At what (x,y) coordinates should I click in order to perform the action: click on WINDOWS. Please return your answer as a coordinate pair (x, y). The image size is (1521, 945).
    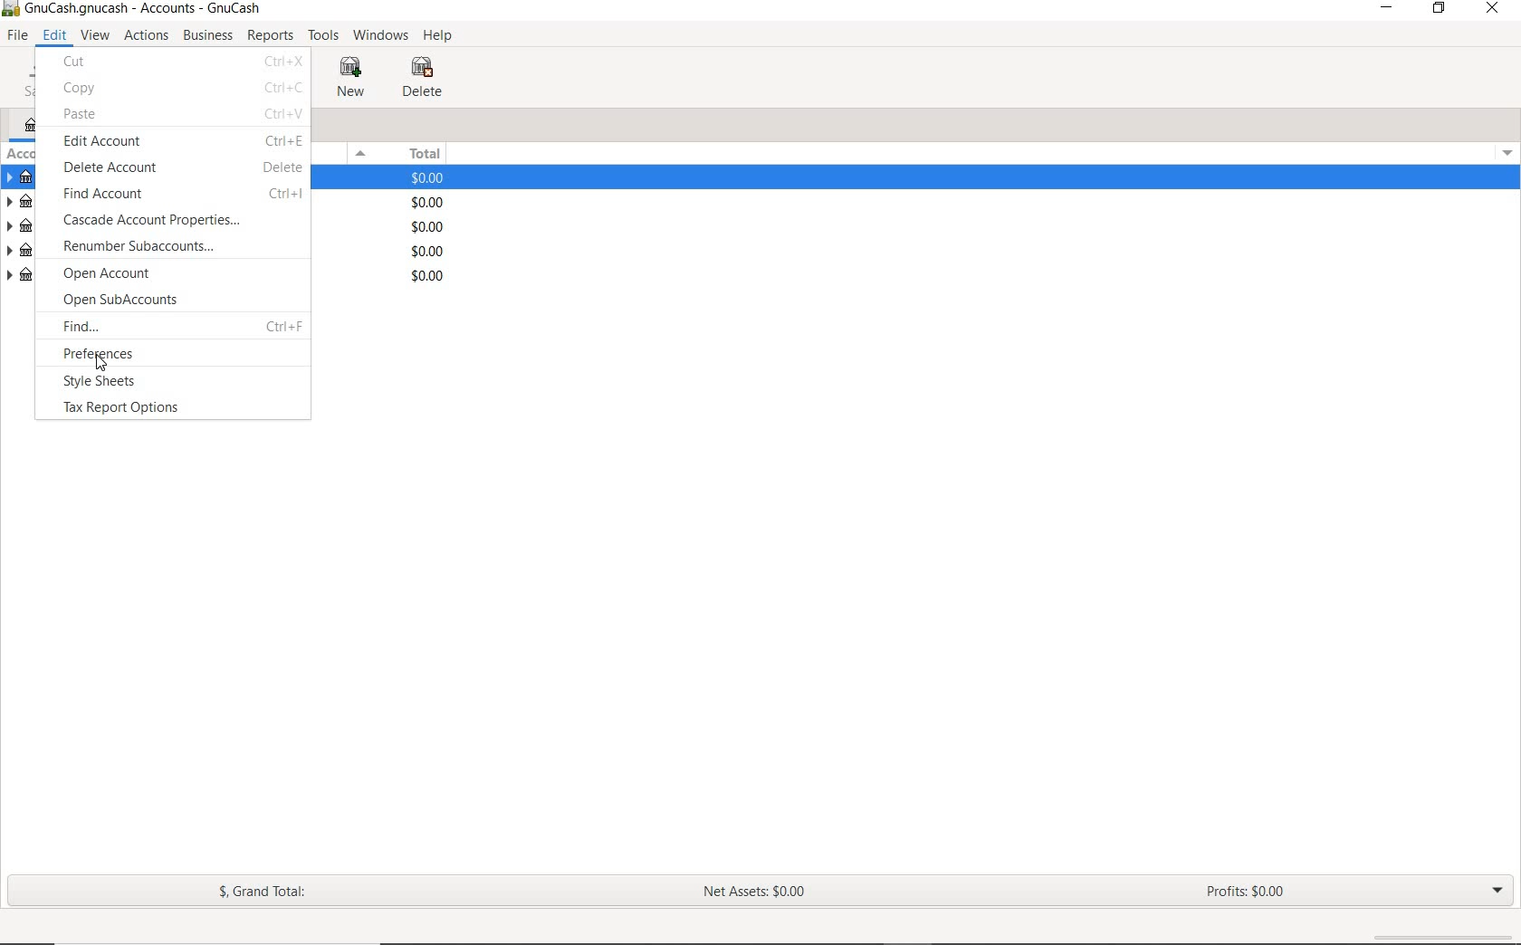
    Looking at the image, I should click on (382, 35).